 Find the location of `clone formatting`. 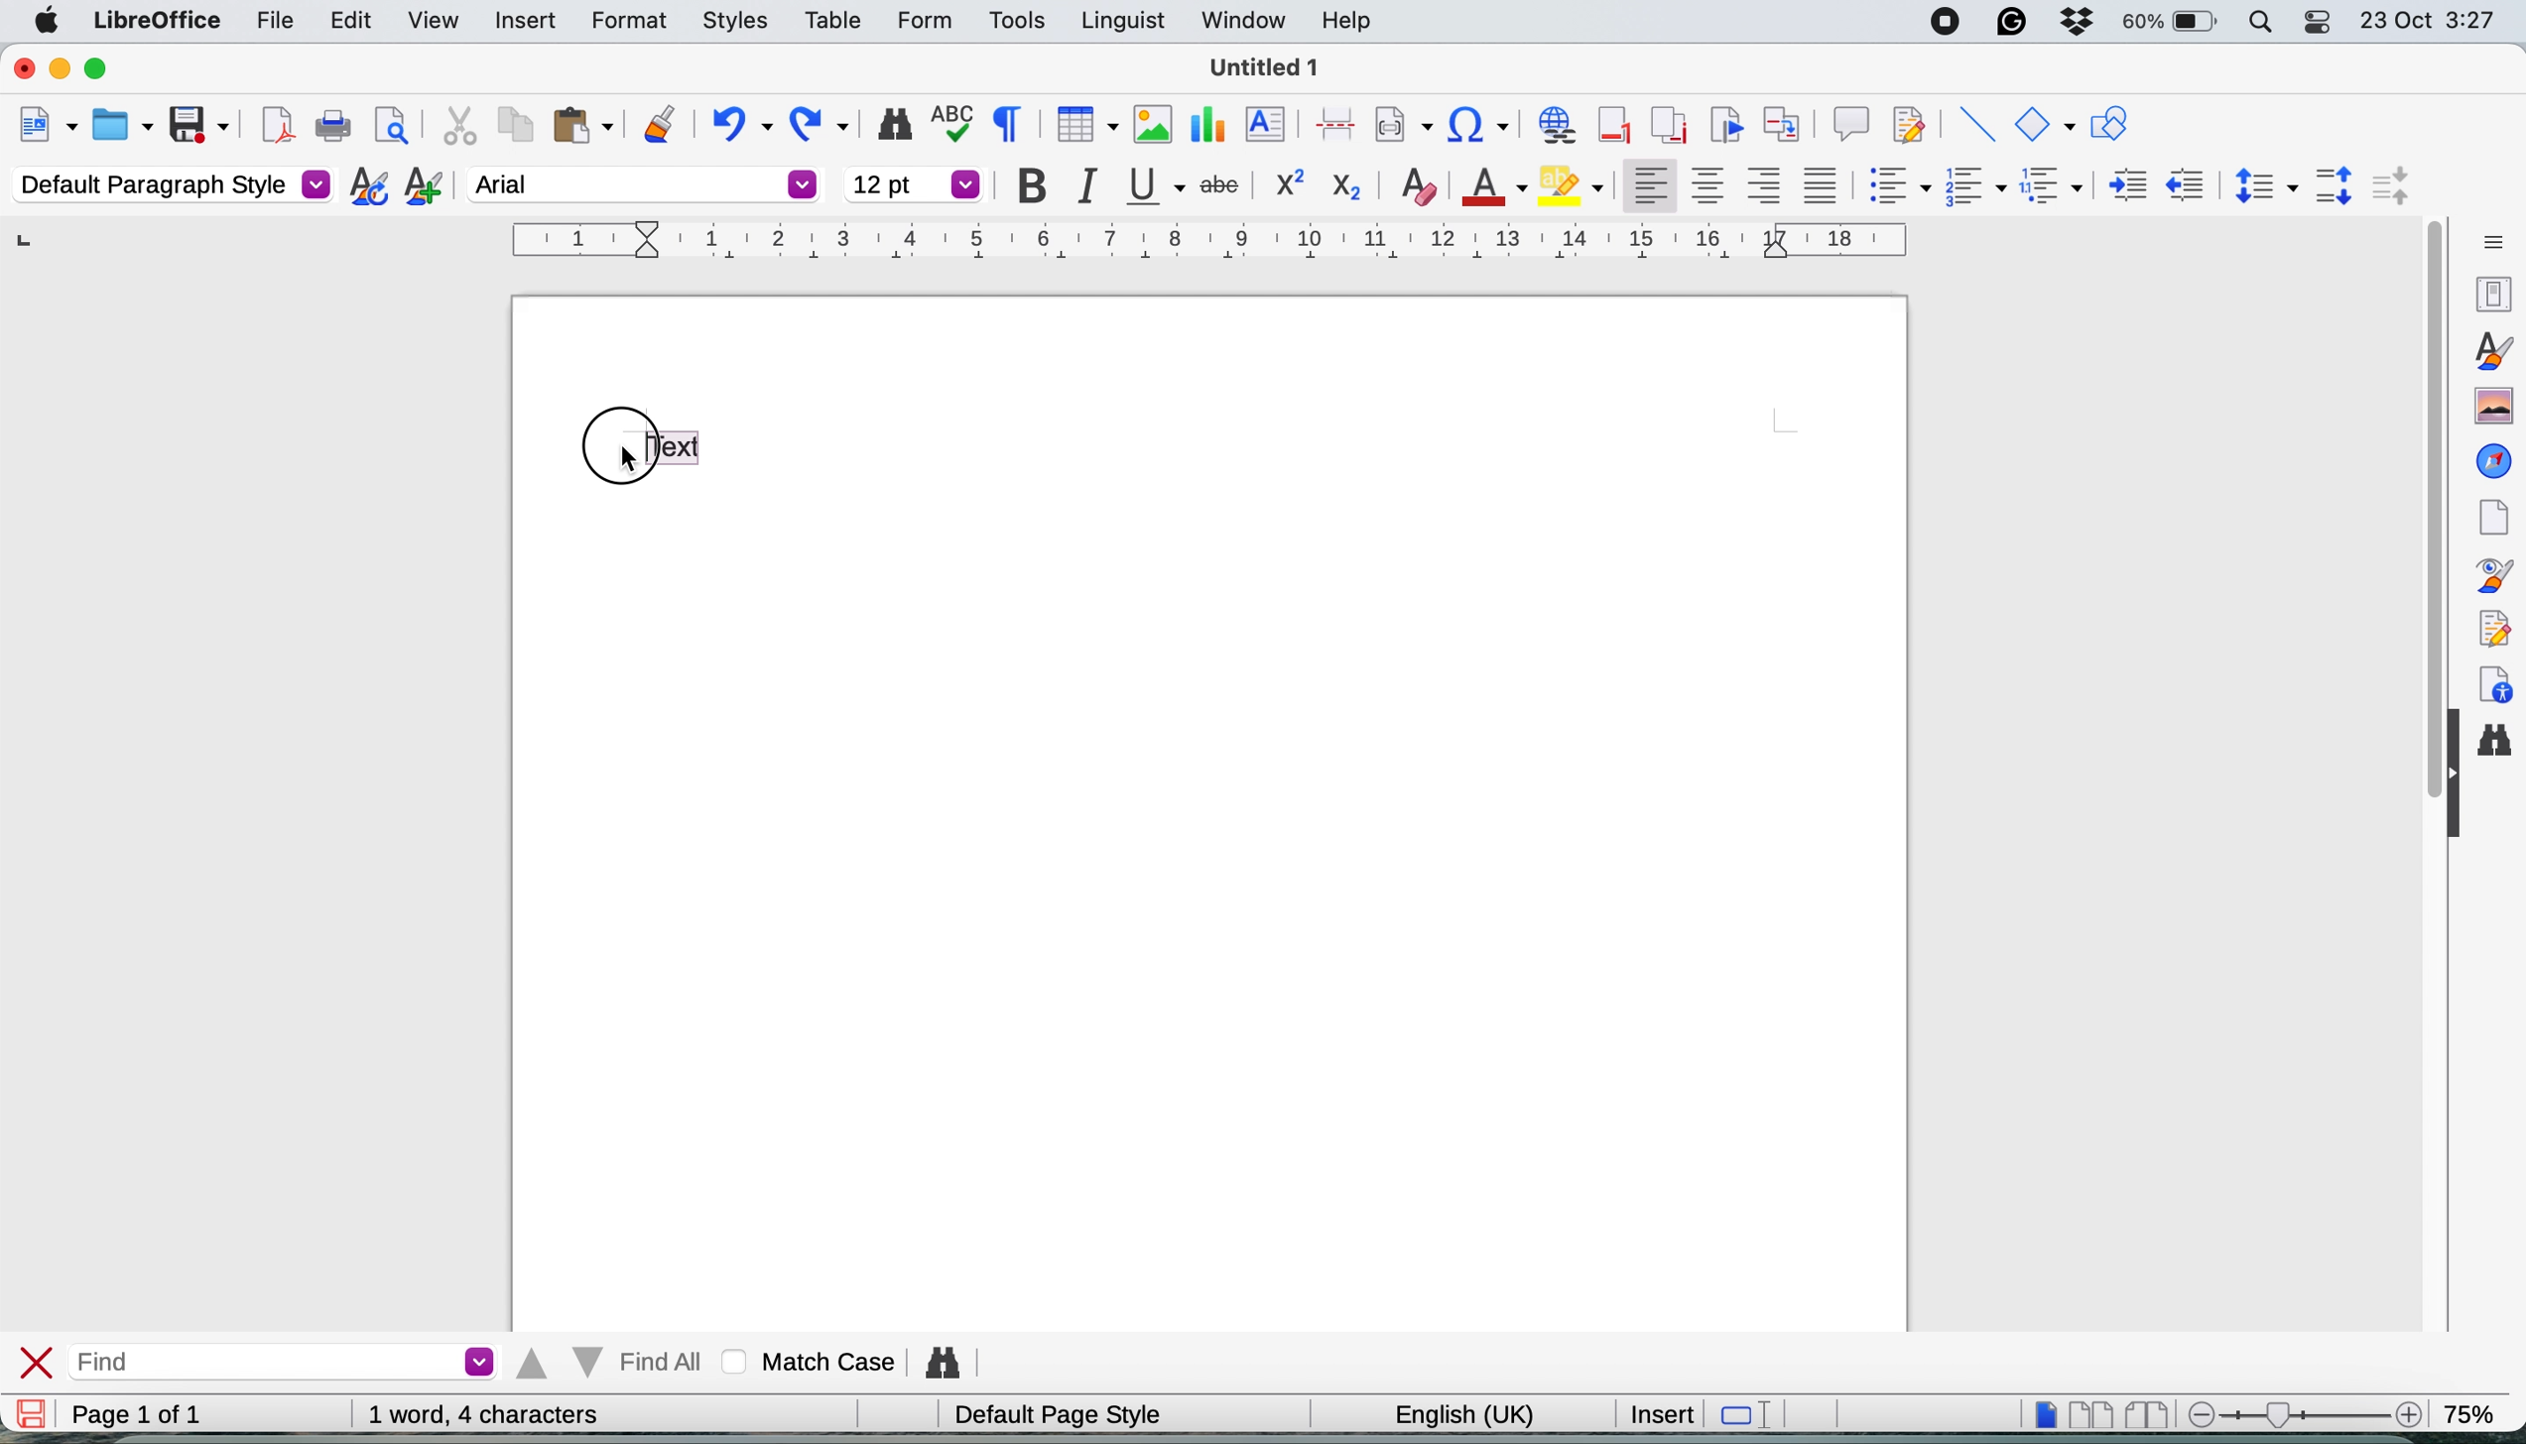

clone formatting is located at coordinates (658, 124).